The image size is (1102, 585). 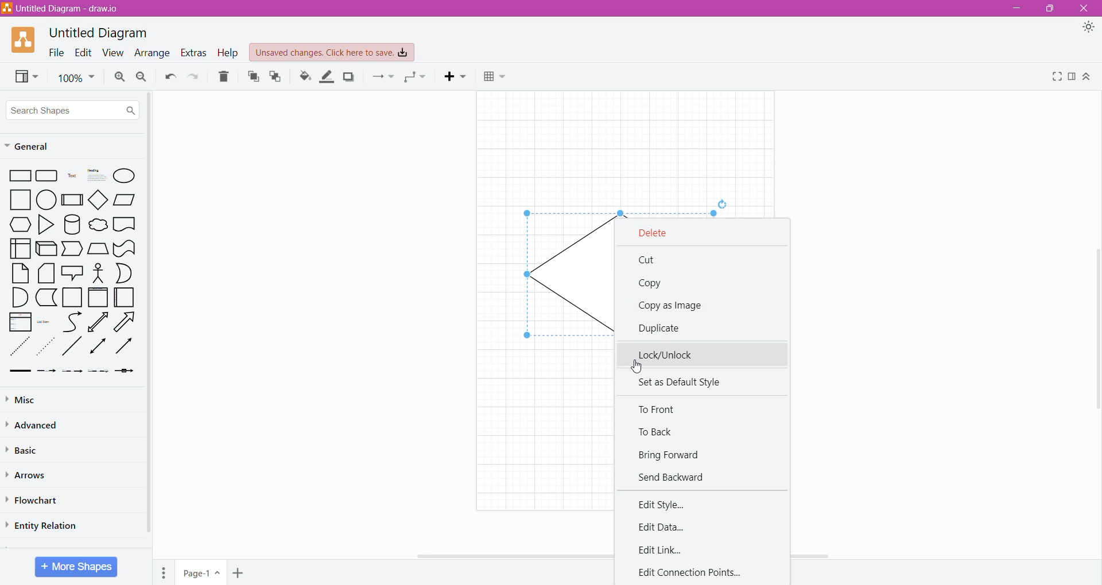 What do you see at coordinates (675, 476) in the screenshot?
I see `Send Backward` at bounding box center [675, 476].